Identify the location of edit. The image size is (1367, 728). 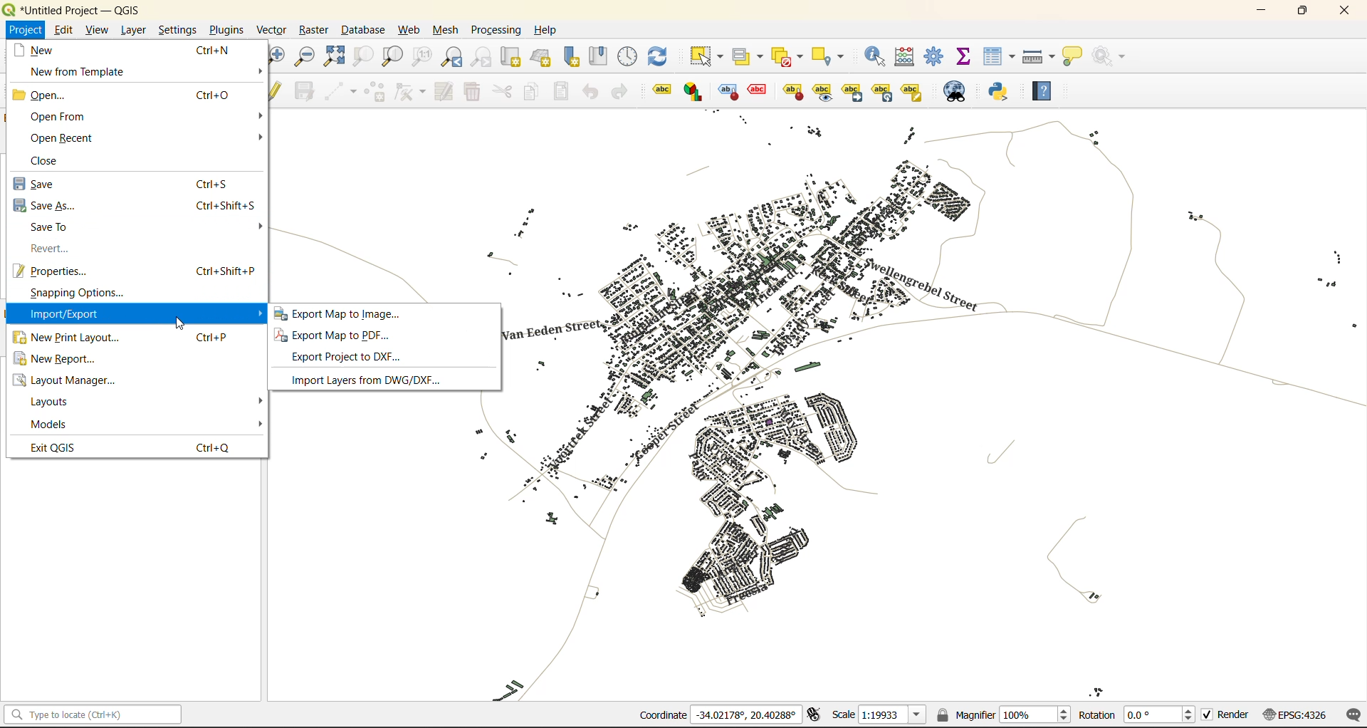
(61, 29).